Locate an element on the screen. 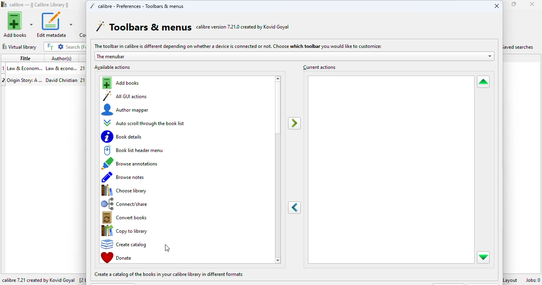 The width and height of the screenshot is (542, 285). maximize is located at coordinates (514, 4).